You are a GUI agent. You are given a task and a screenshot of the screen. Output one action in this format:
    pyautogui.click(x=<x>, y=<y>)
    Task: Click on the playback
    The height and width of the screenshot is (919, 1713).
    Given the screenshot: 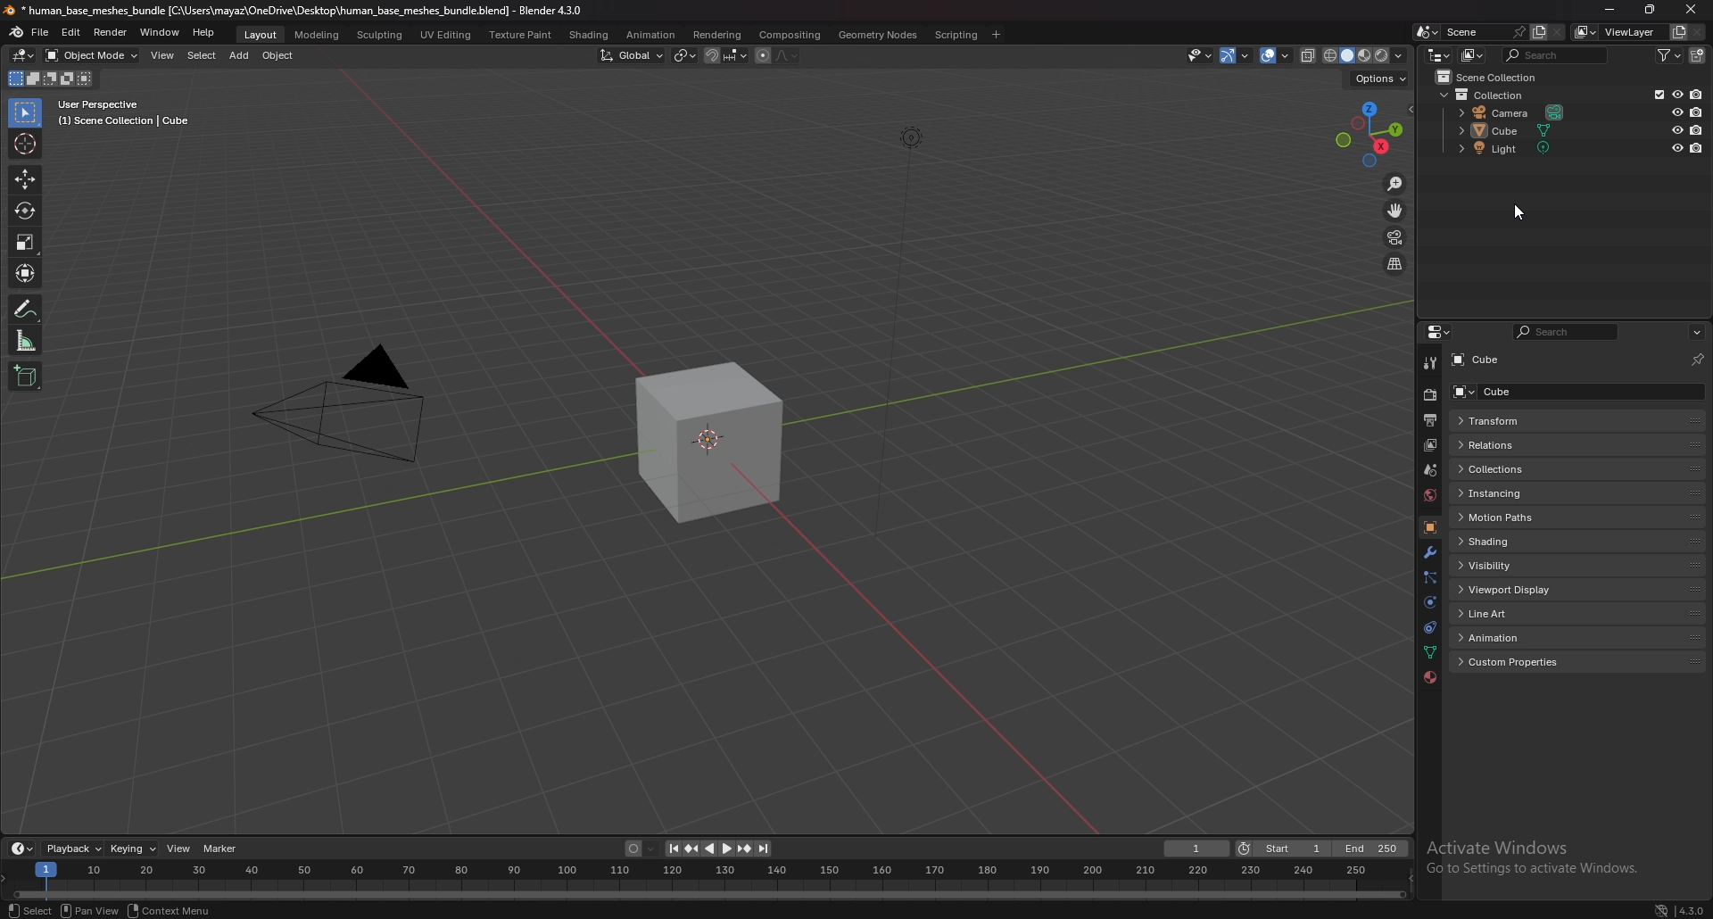 What is the action you would take?
    pyautogui.click(x=74, y=849)
    